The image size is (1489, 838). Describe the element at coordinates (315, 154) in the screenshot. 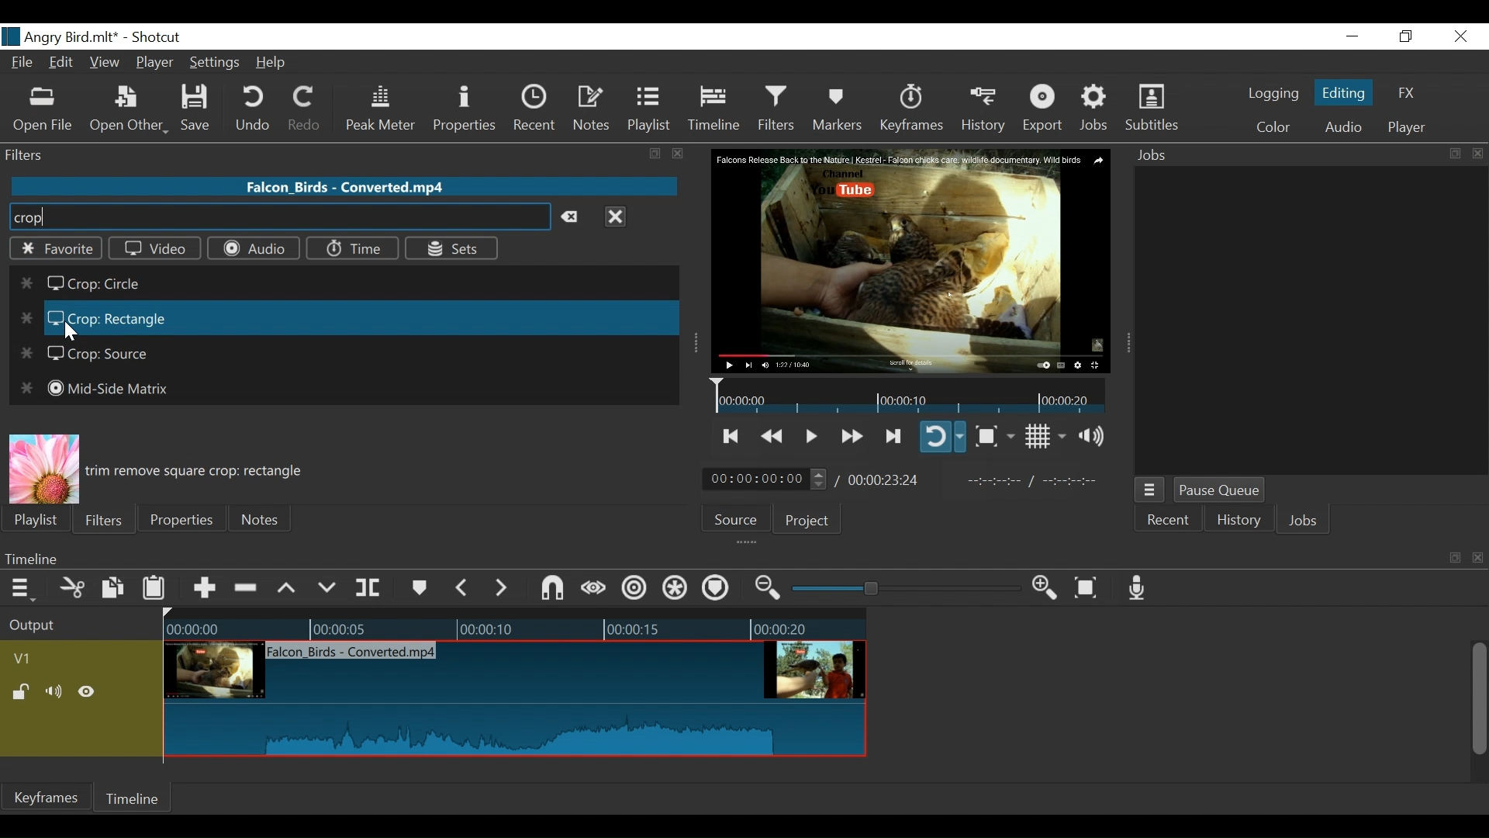

I see `filters` at that location.